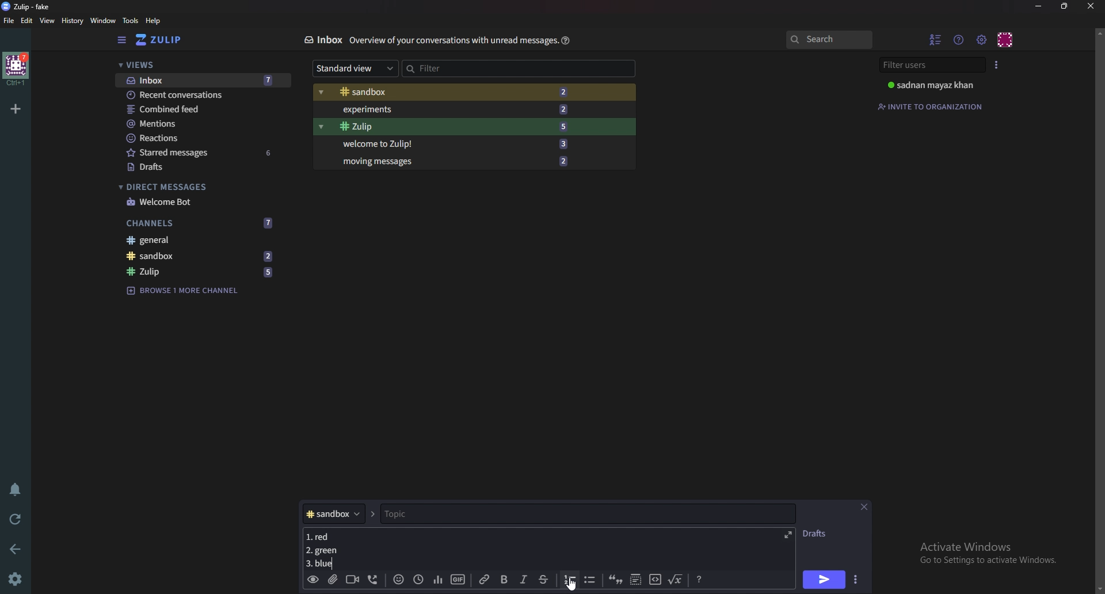 The width and height of the screenshot is (1105, 594). I want to click on Send options, so click(855, 581).